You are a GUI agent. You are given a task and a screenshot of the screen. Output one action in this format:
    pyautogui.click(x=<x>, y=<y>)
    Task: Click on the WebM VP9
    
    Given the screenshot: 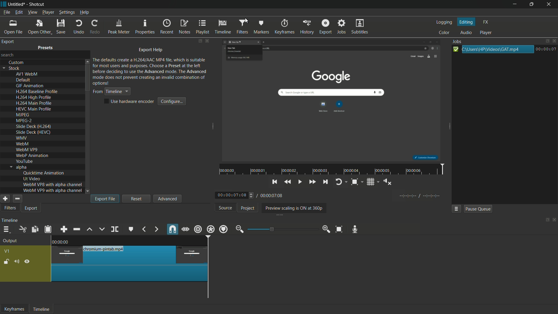 What is the action you would take?
    pyautogui.click(x=26, y=149)
    